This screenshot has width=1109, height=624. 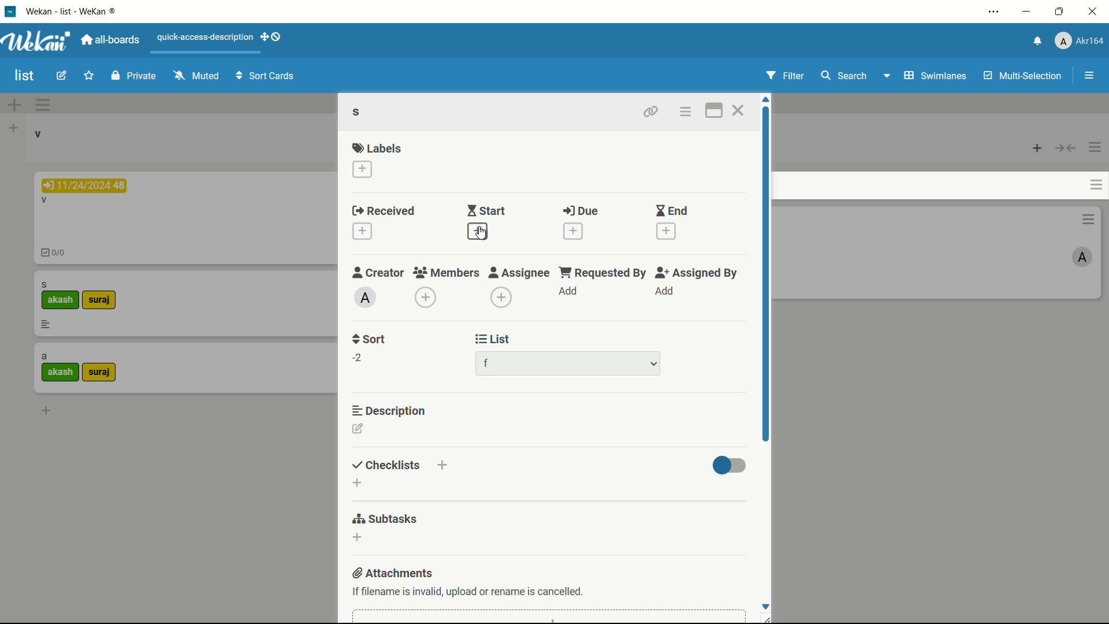 What do you see at coordinates (1059, 12) in the screenshot?
I see `maximize` at bounding box center [1059, 12].